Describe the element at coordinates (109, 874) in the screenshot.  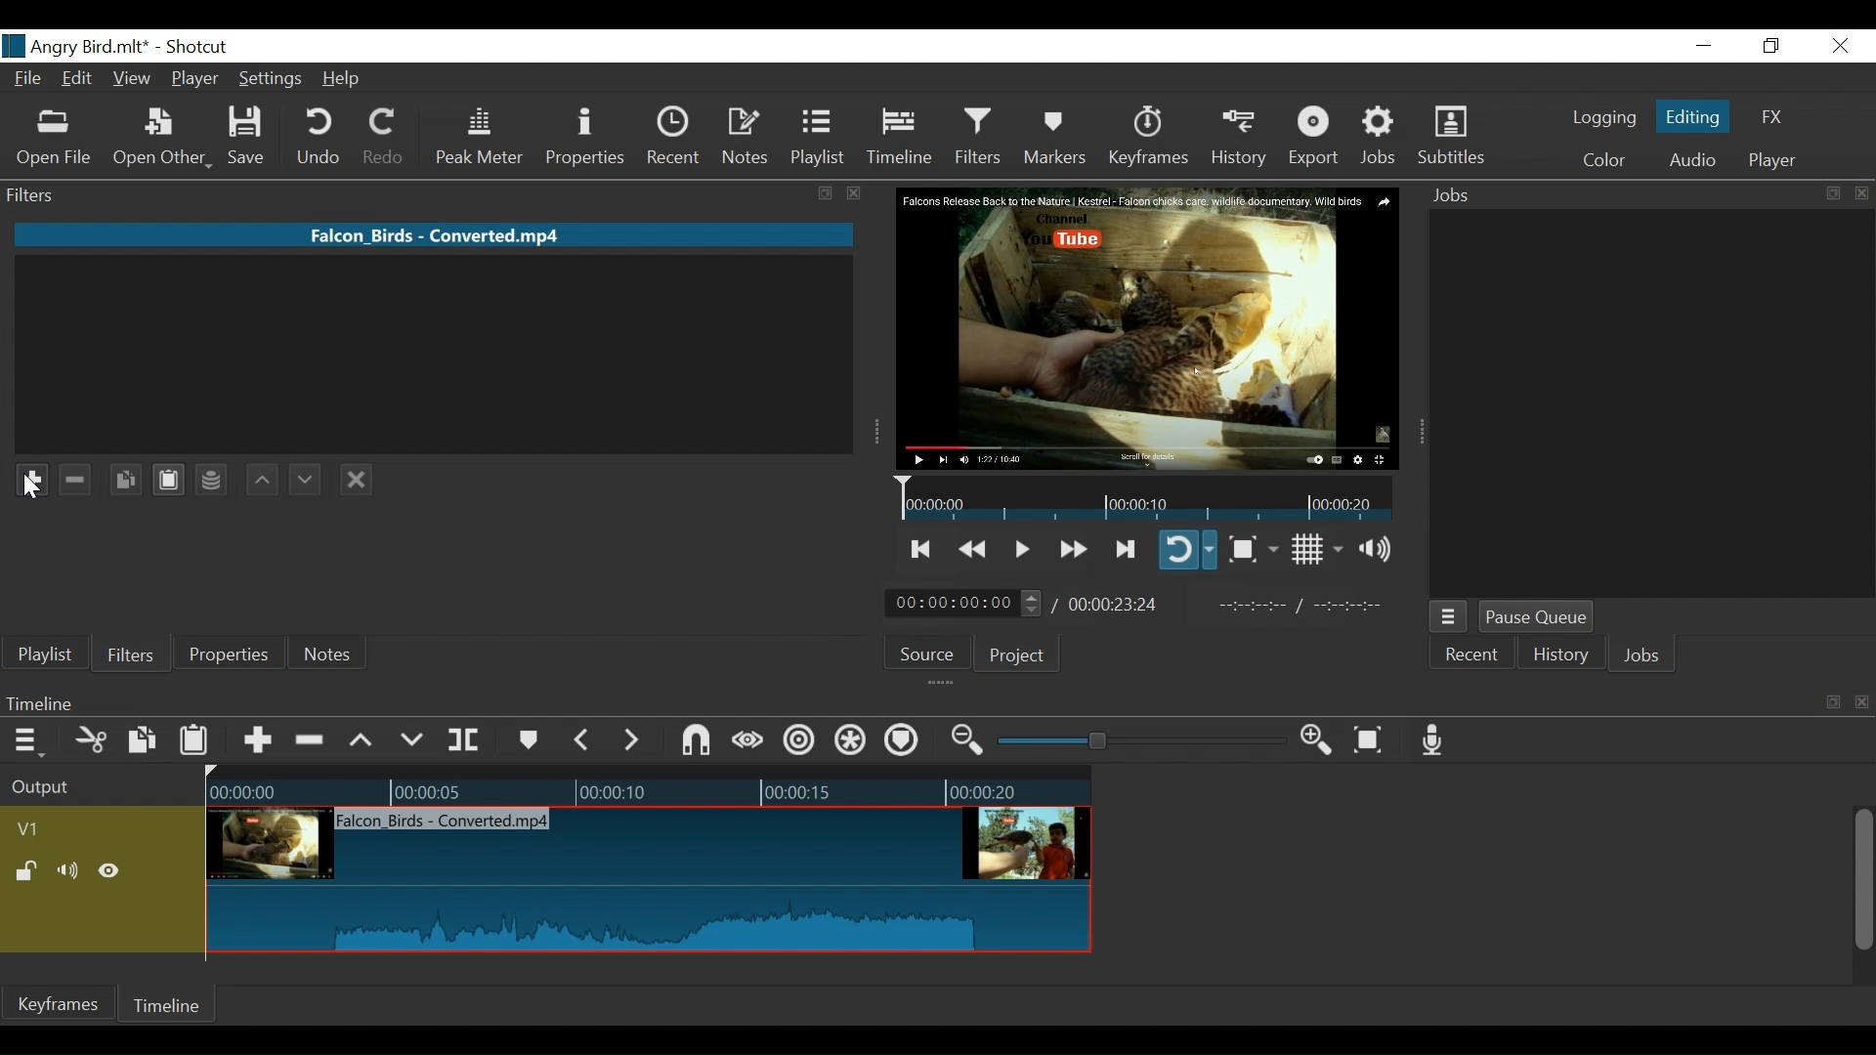
I see `Hide` at that location.